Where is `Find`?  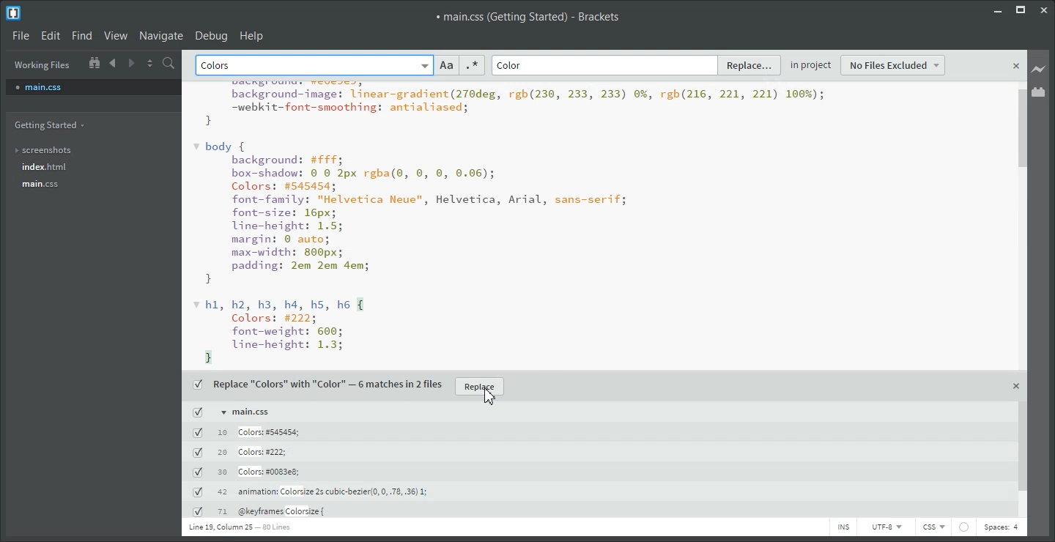
Find is located at coordinates (81, 36).